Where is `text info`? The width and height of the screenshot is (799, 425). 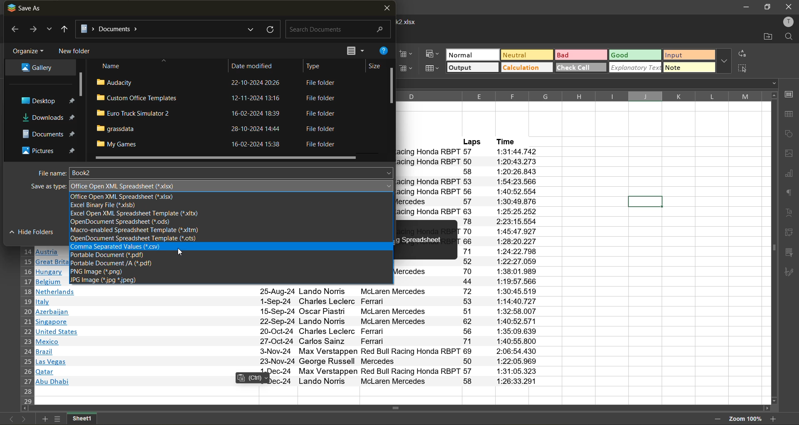 text info is located at coordinates (289, 322).